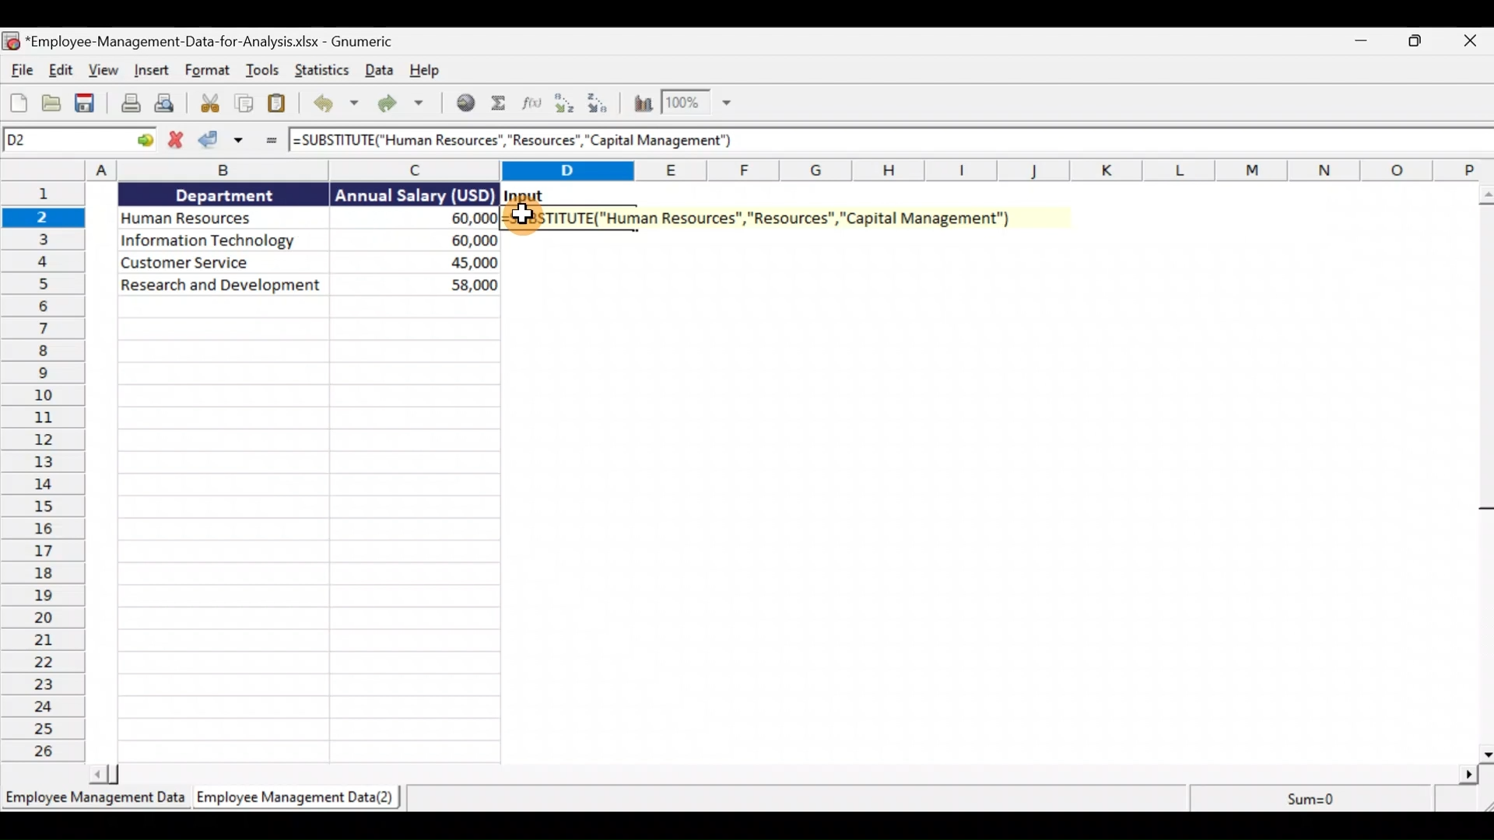  What do you see at coordinates (128, 104) in the screenshot?
I see `Print the current file` at bounding box center [128, 104].